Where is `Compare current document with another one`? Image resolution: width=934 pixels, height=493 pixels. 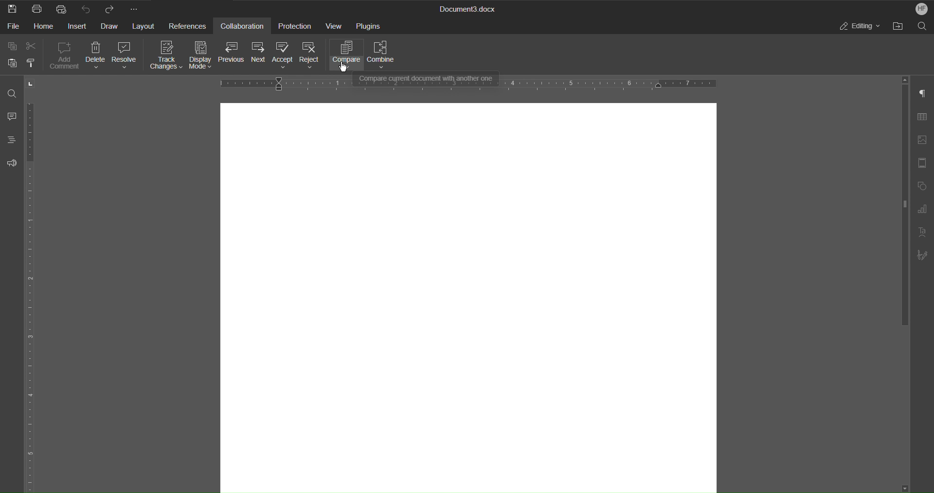 Compare current document with another one is located at coordinates (427, 80).